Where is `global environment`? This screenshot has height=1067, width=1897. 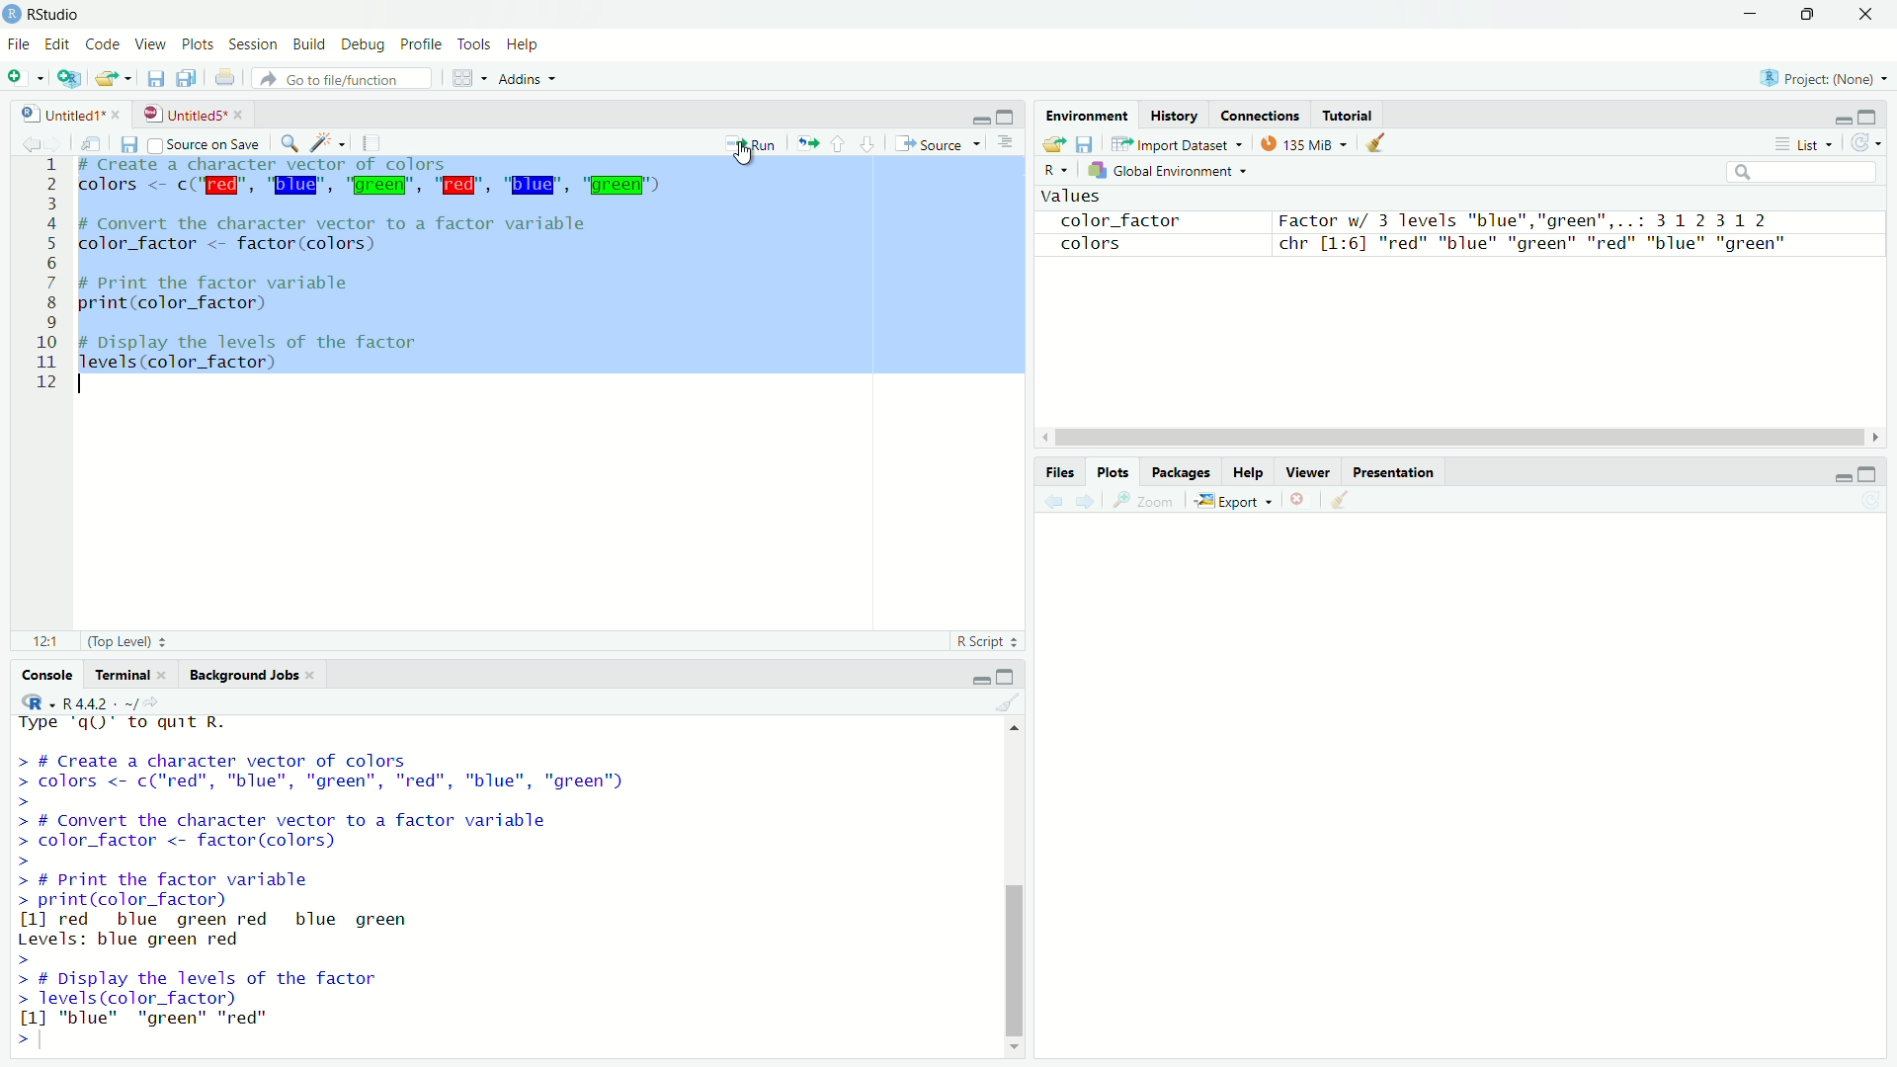 global environment is located at coordinates (1174, 172).